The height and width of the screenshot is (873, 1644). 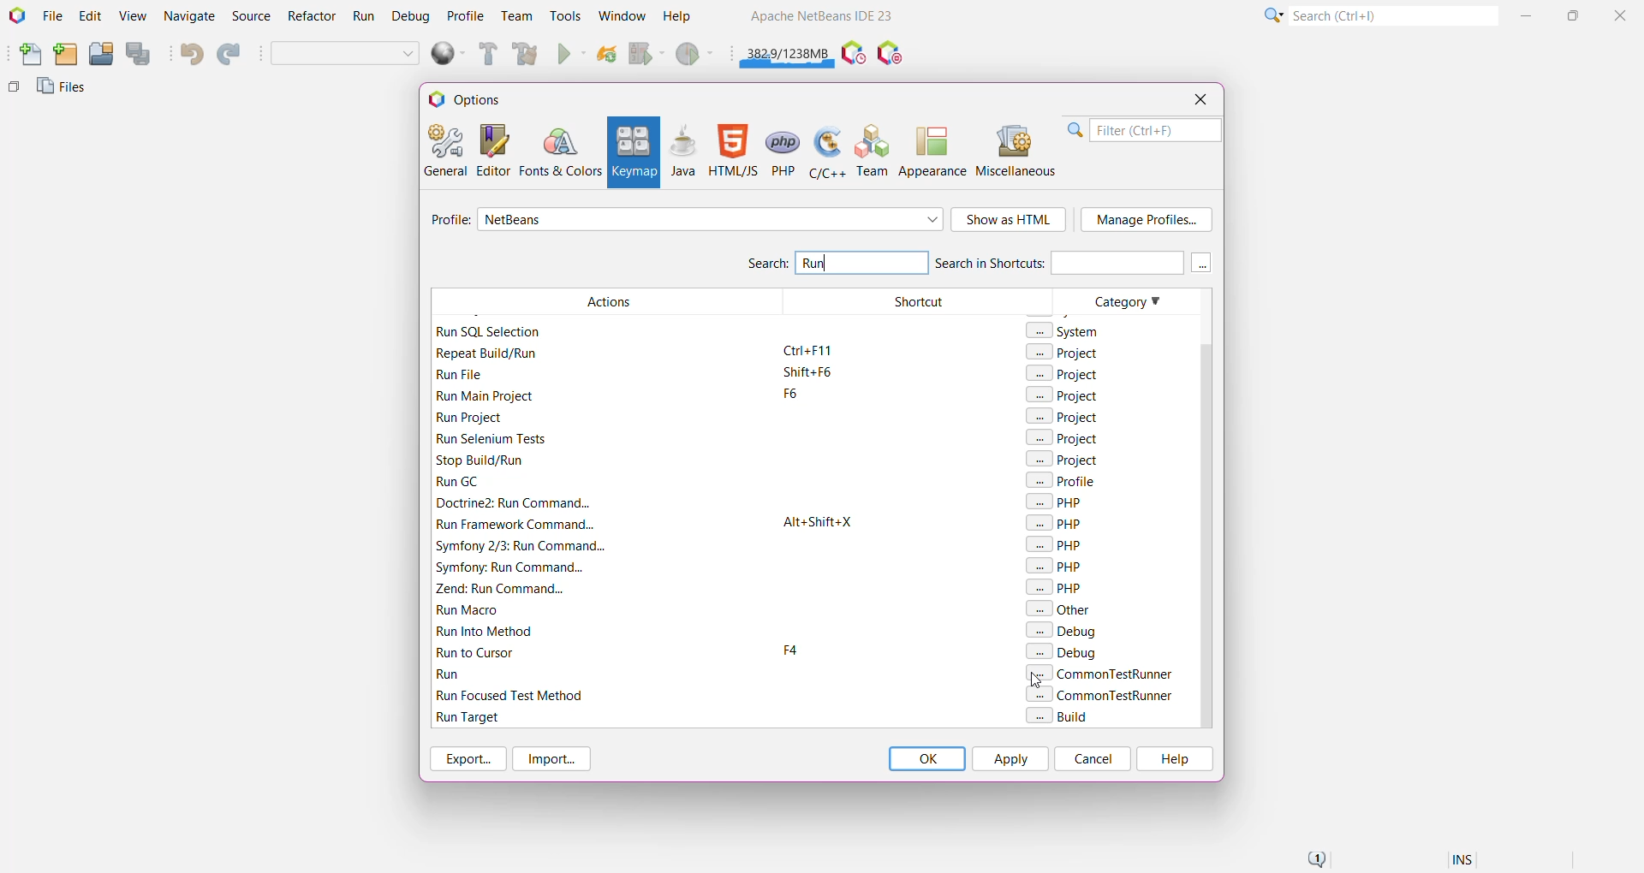 I want to click on Refactor, so click(x=313, y=18).